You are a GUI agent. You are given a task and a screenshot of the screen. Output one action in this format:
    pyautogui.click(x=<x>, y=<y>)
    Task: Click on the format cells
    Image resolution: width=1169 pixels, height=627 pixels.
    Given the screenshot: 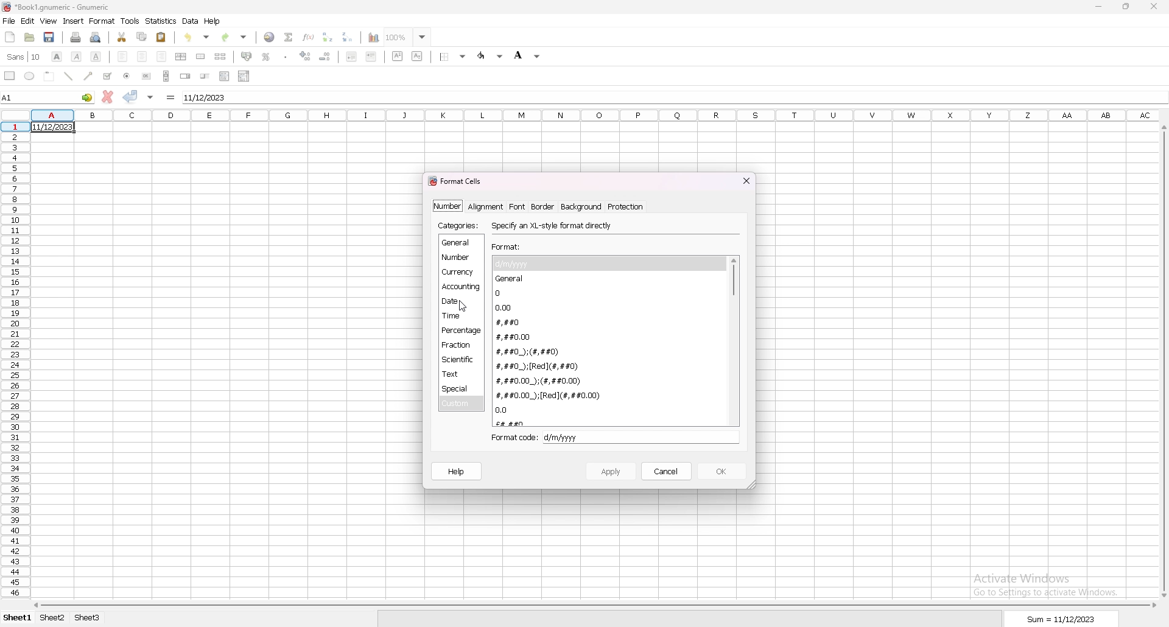 What is the action you would take?
    pyautogui.click(x=458, y=180)
    